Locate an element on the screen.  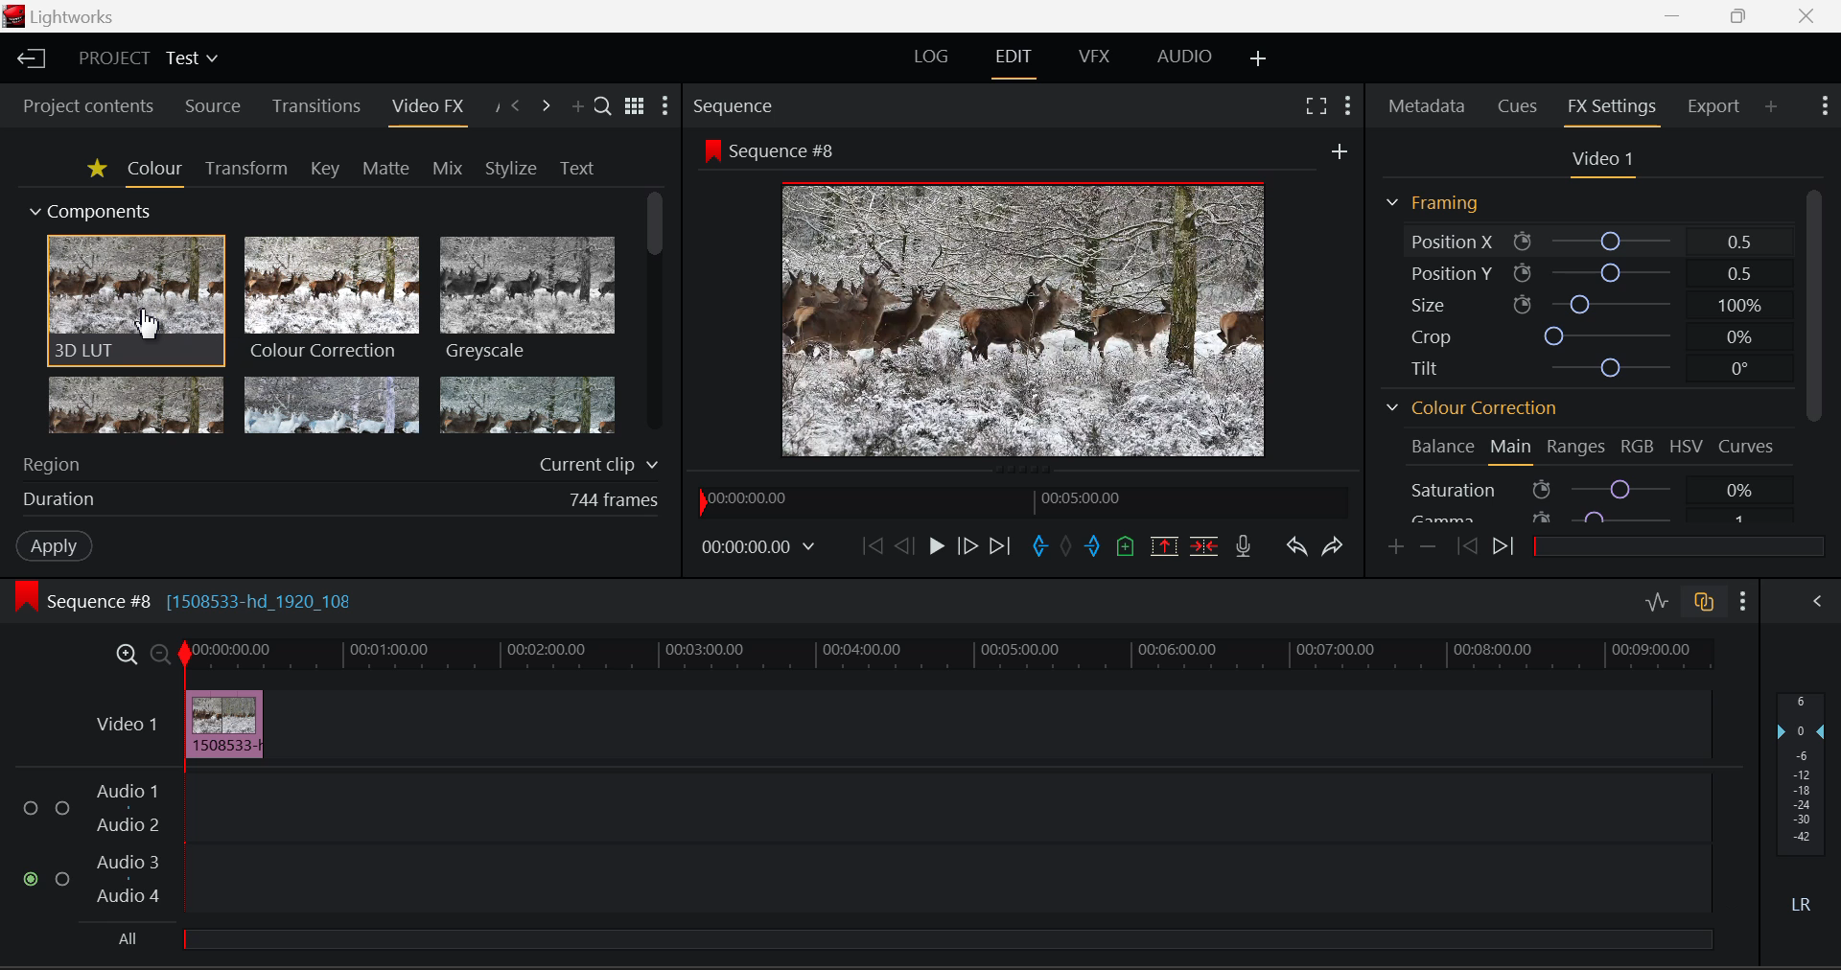
Audio Input Checkbox is located at coordinates (64, 808).